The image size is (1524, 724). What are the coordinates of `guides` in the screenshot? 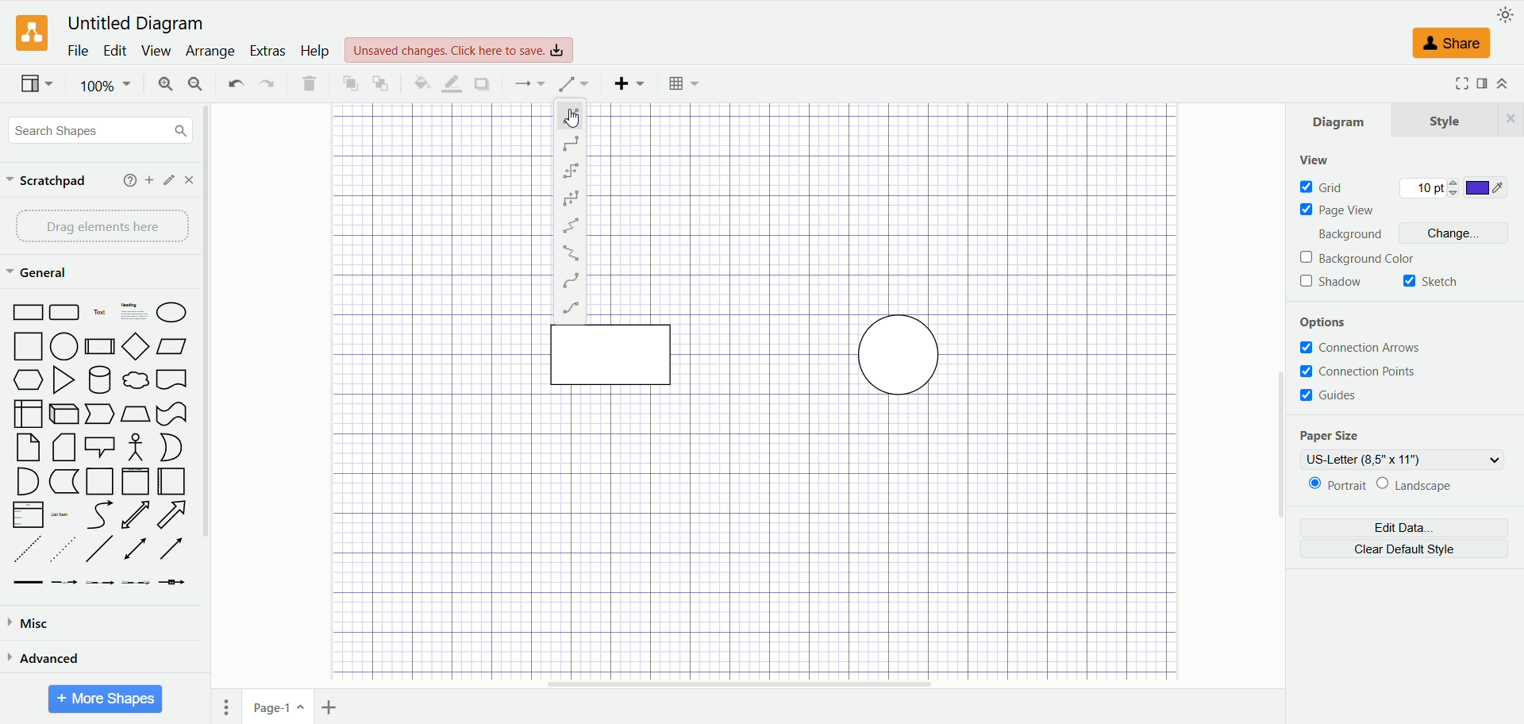 It's located at (1328, 395).